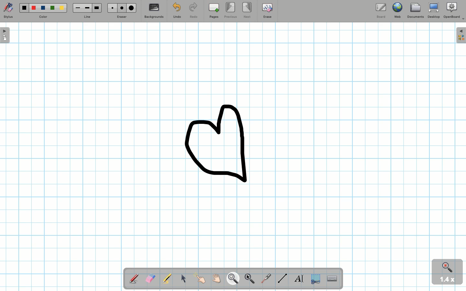  I want to click on Selection tool, so click(314, 279).